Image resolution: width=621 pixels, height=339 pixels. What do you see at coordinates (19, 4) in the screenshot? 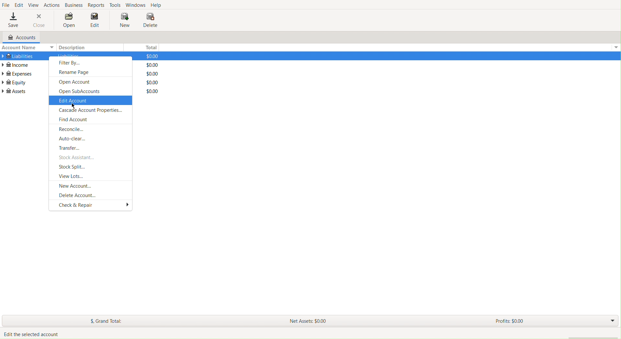
I see `Edit` at bounding box center [19, 4].